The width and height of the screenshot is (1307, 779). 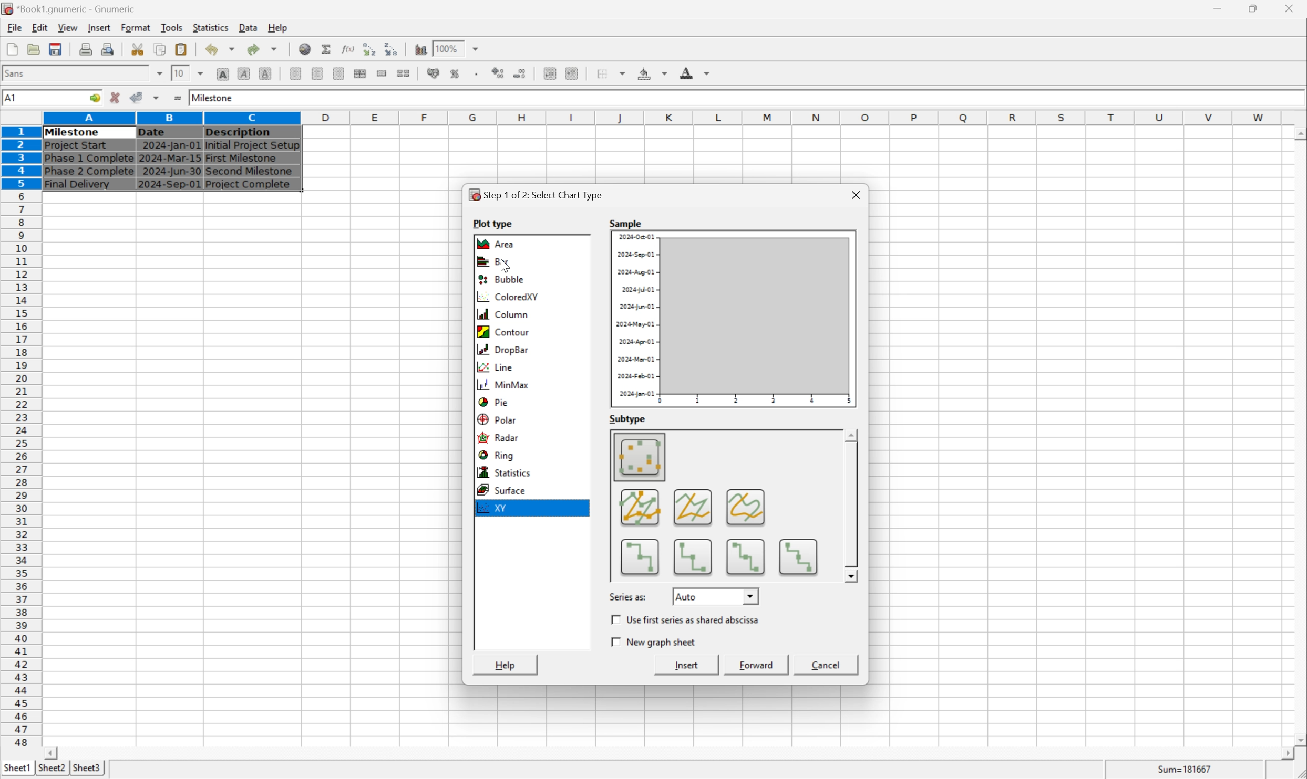 What do you see at coordinates (522, 75) in the screenshot?
I see `decrease number of decimals displayed` at bounding box center [522, 75].